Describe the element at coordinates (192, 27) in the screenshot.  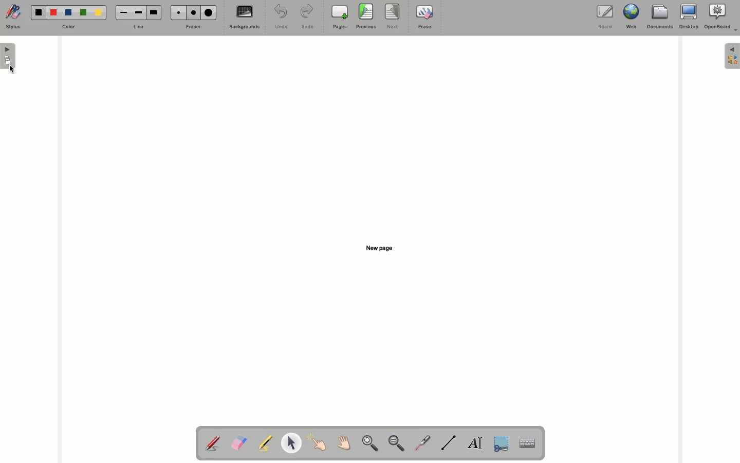
I see `Eraser` at that location.